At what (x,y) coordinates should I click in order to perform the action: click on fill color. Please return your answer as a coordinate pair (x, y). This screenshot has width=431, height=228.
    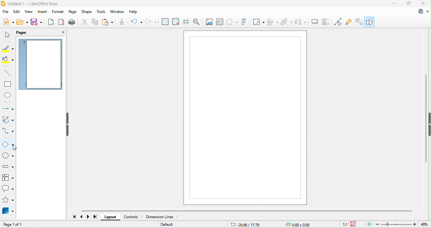
    Looking at the image, I should click on (8, 60).